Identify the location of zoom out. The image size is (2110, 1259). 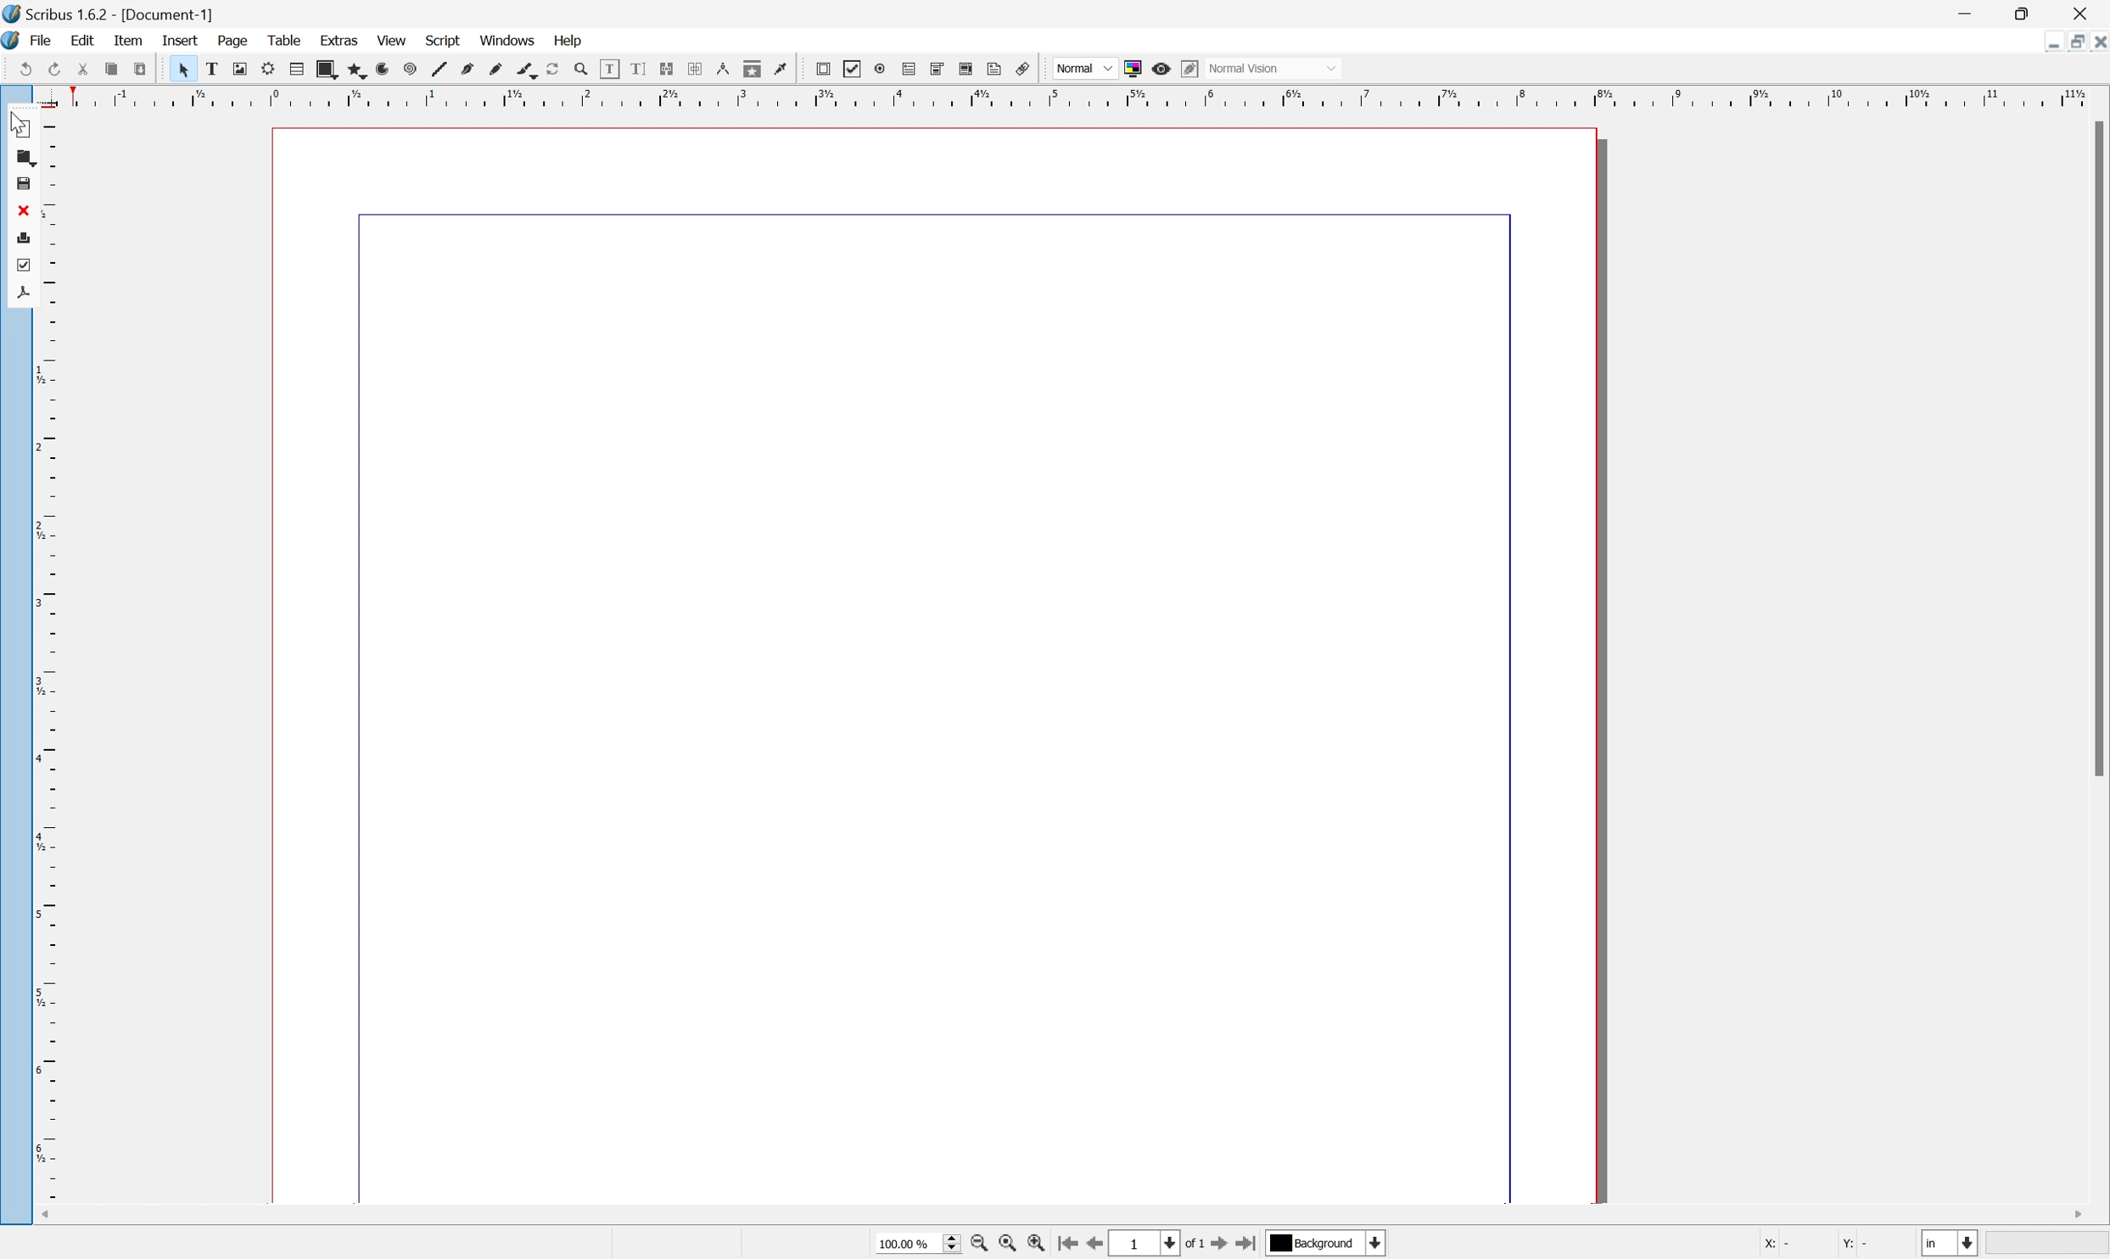
(980, 1246).